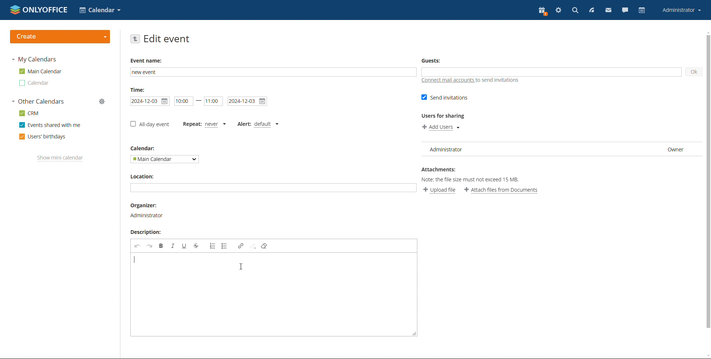  Describe the element at coordinates (164, 159) in the screenshot. I see `select calendar` at that location.